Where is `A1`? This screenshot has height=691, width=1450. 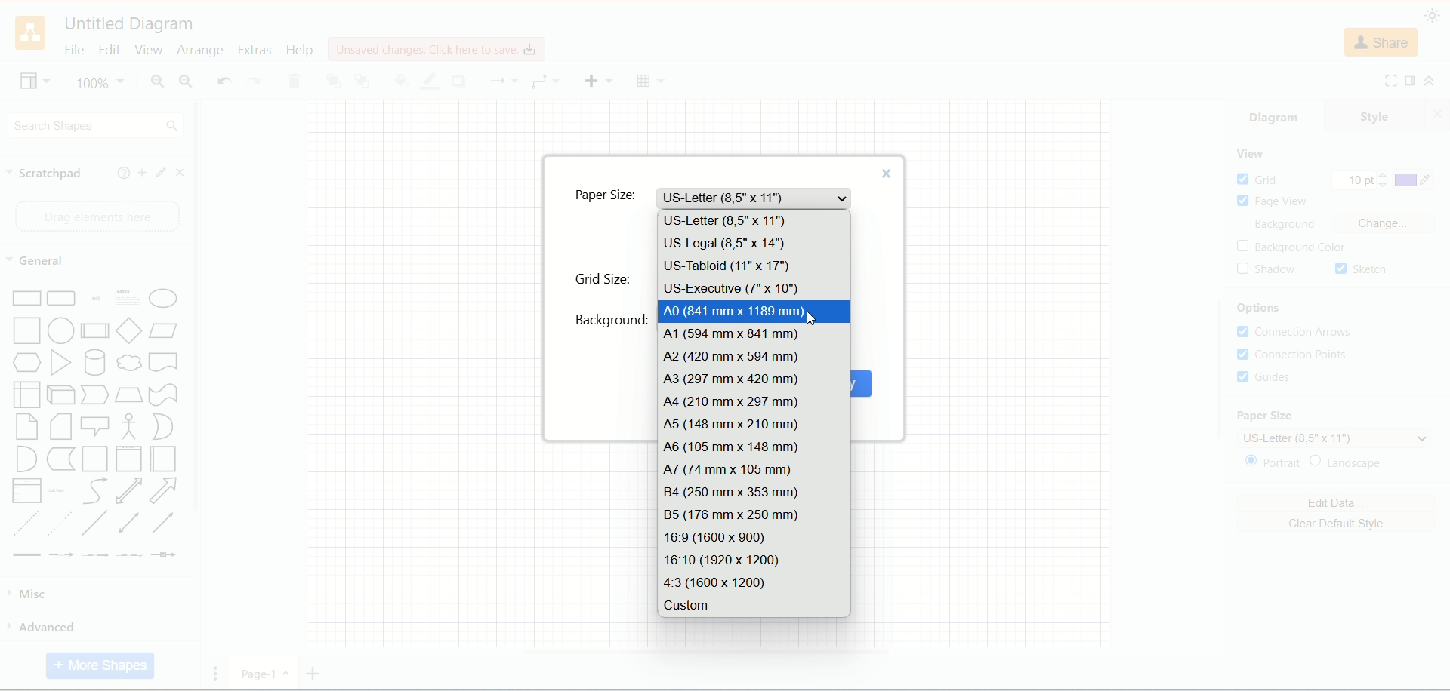 A1 is located at coordinates (752, 335).